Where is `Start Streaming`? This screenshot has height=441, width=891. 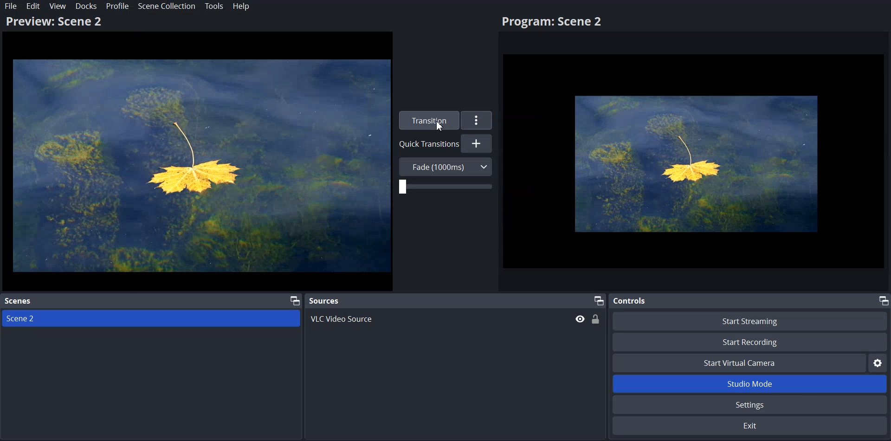 Start Streaming is located at coordinates (749, 321).